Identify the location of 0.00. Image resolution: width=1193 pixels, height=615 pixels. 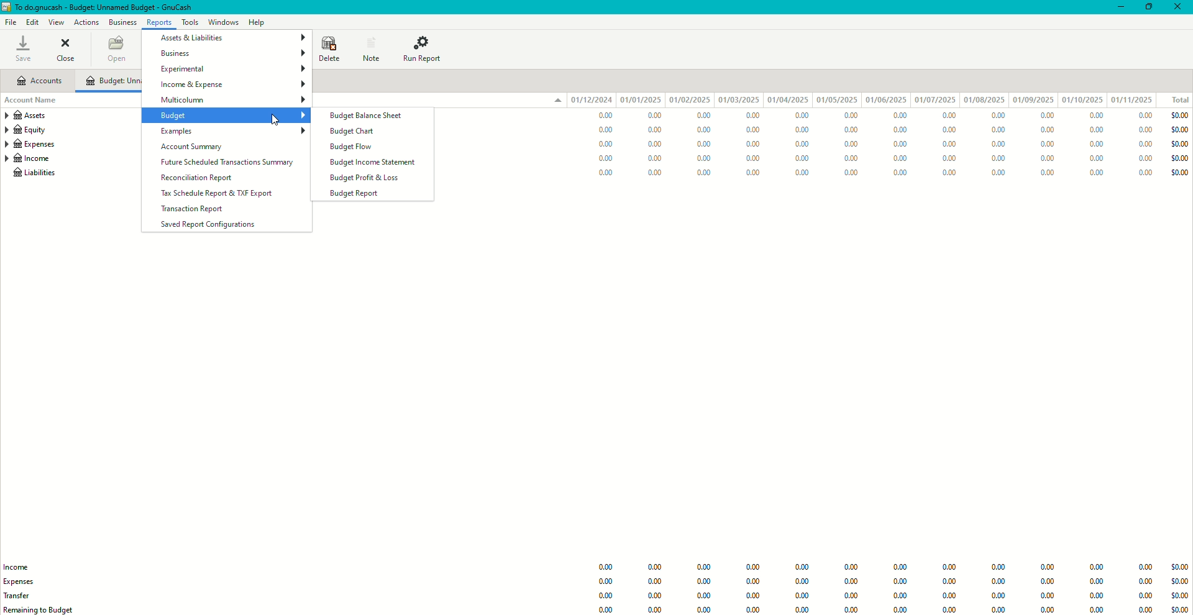
(607, 581).